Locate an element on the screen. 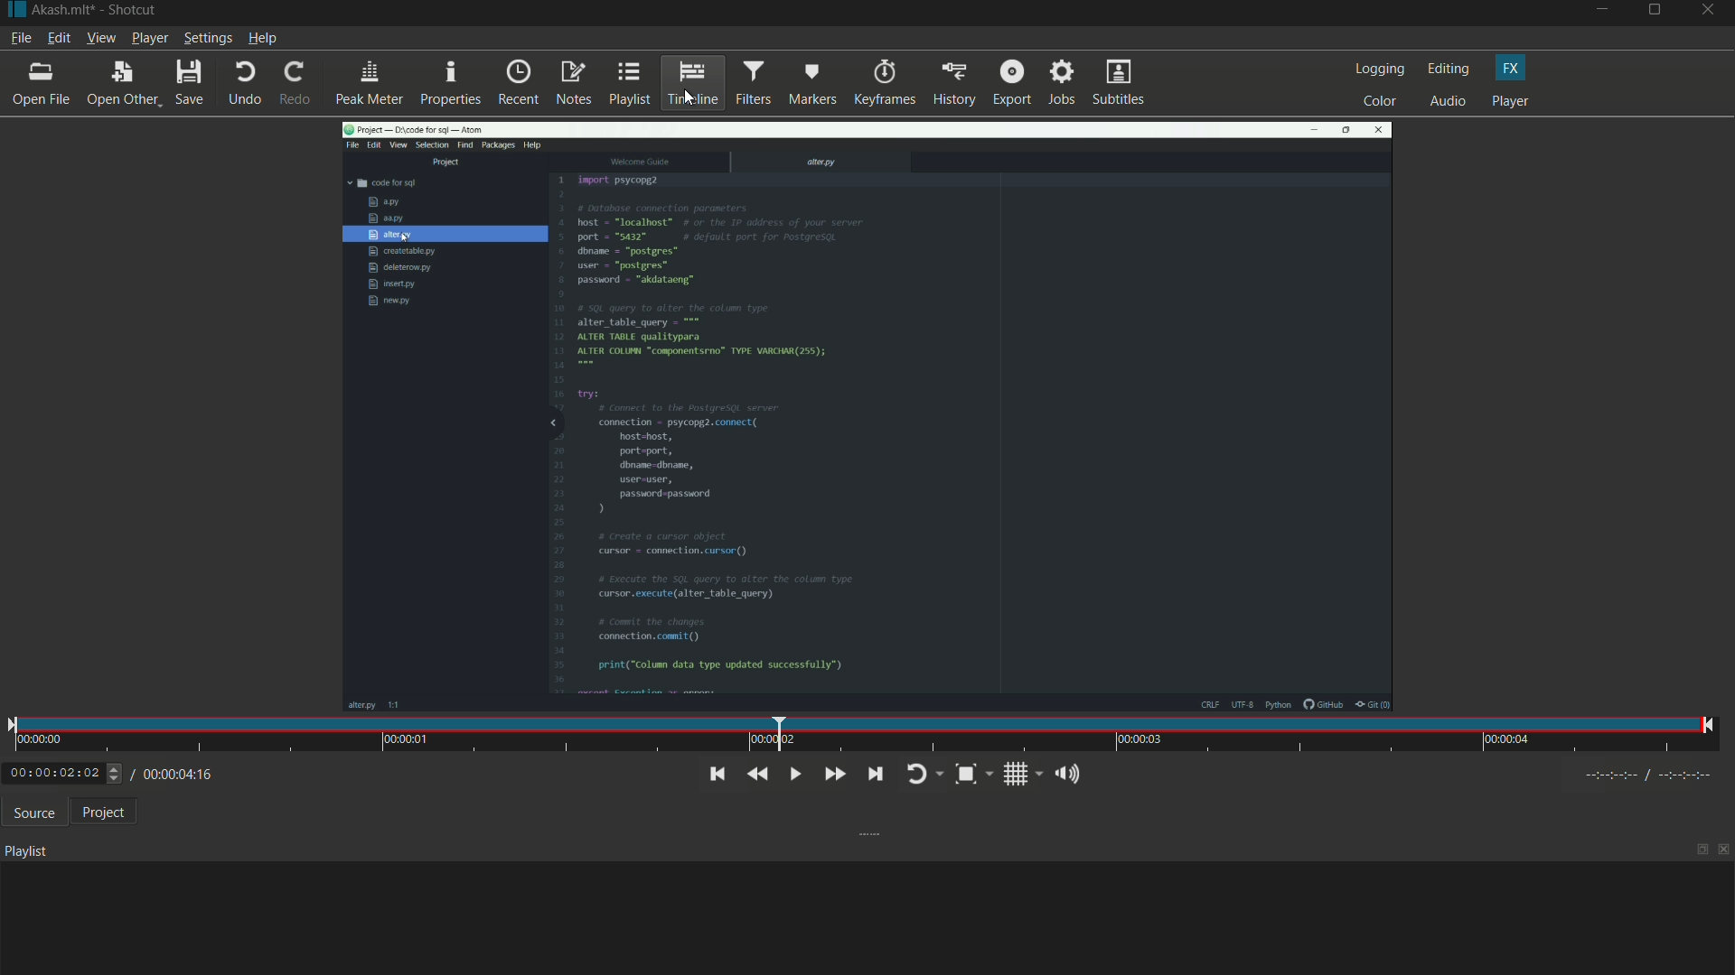 This screenshot has height=975, width=1735. close is located at coordinates (1724, 852).